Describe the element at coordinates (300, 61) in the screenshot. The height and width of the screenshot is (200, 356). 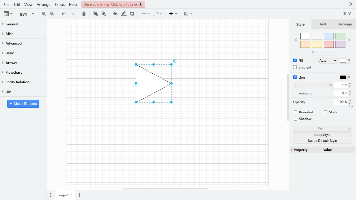
I see `Fill` at that location.